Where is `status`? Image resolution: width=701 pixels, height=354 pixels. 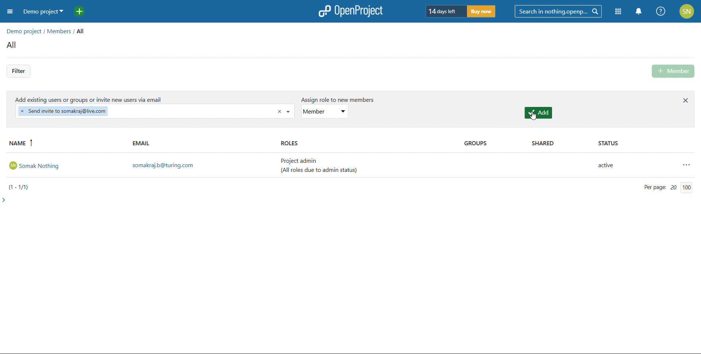 status is located at coordinates (641, 144).